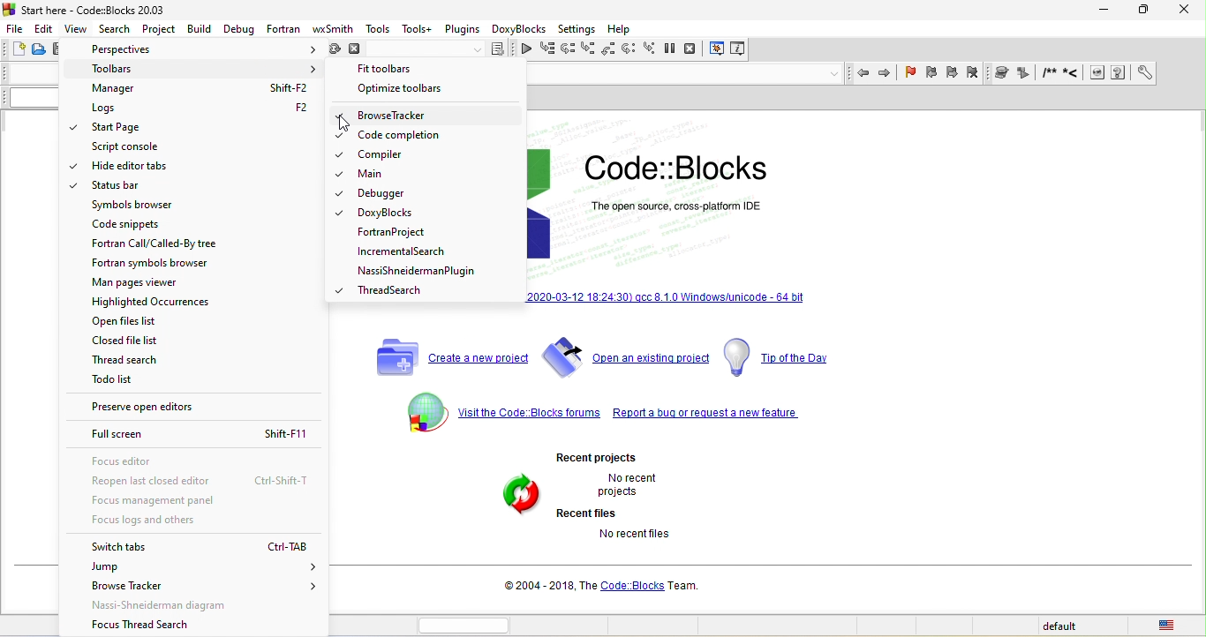 The height and width of the screenshot is (637, 1206). Describe the element at coordinates (1176, 11) in the screenshot. I see `close` at that location.